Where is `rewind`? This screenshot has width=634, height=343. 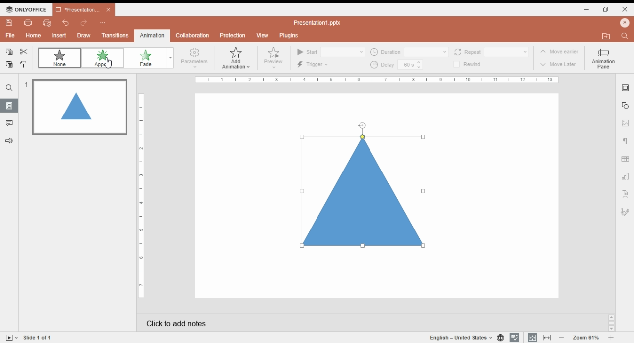 rewind is located at coordinates (475, 64).